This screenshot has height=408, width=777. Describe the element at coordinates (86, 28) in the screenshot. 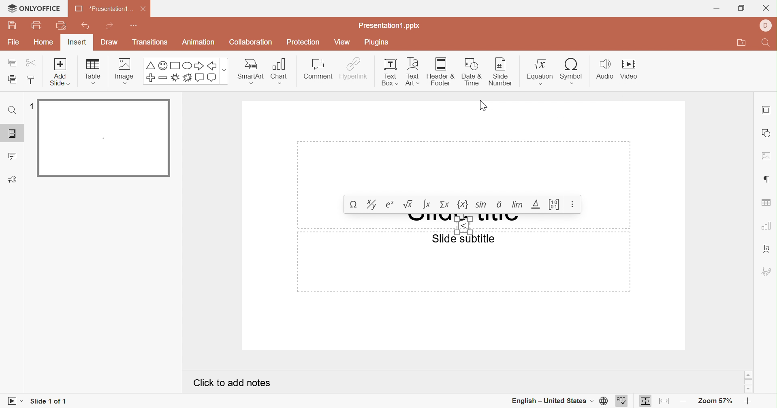

I see `Undo` at that location.